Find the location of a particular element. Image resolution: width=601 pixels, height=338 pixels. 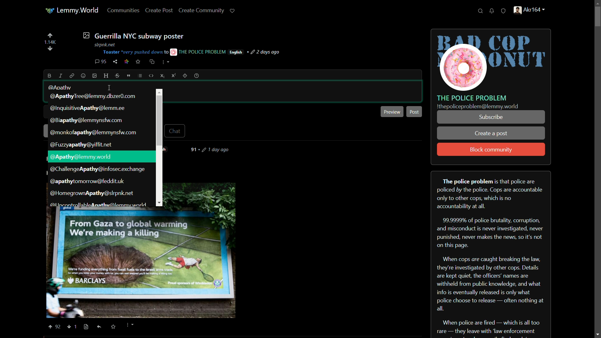

scroll up is located at coordinates (595, 3).